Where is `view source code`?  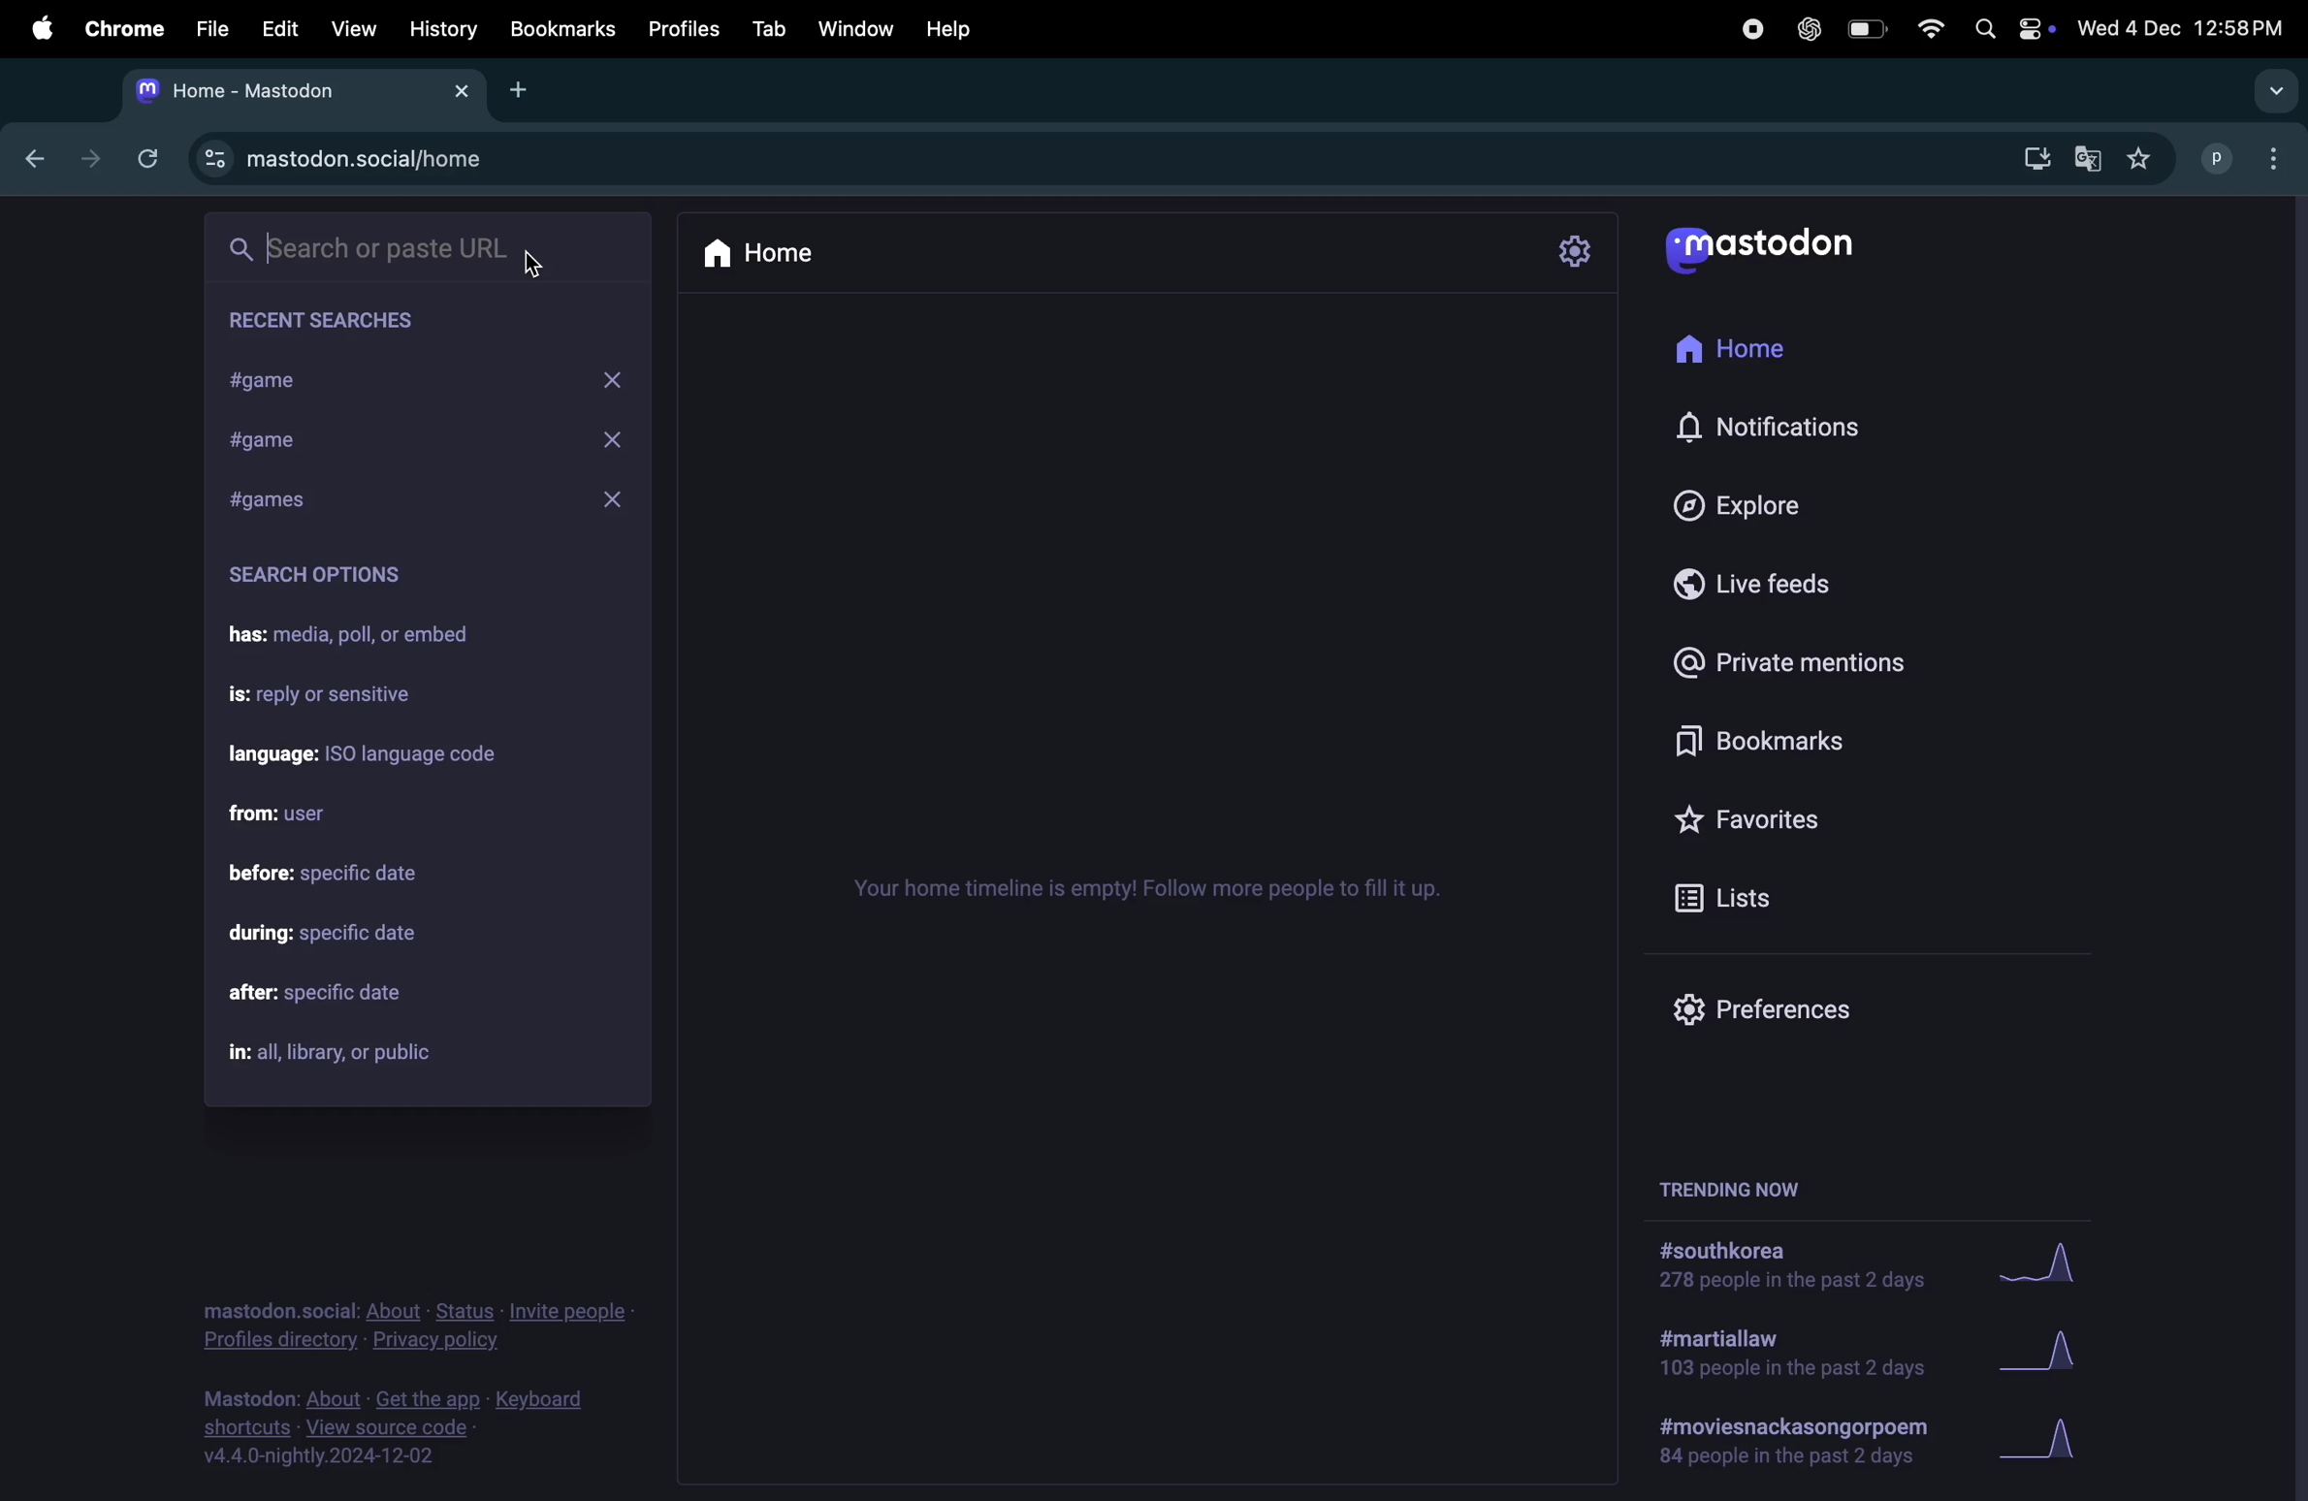 view source code is located at coordinates (404, 1428).